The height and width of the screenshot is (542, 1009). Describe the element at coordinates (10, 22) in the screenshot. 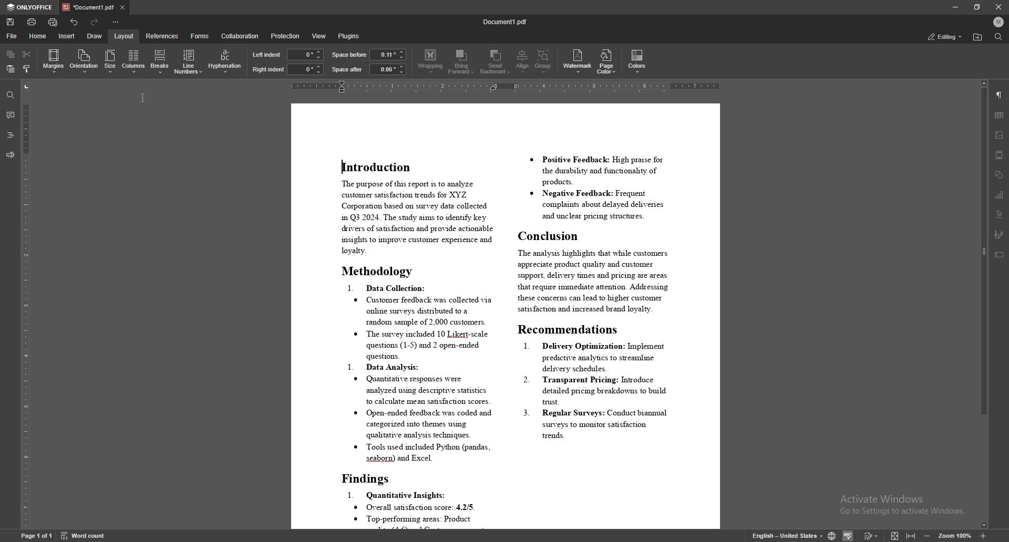

I see `save` at that location.